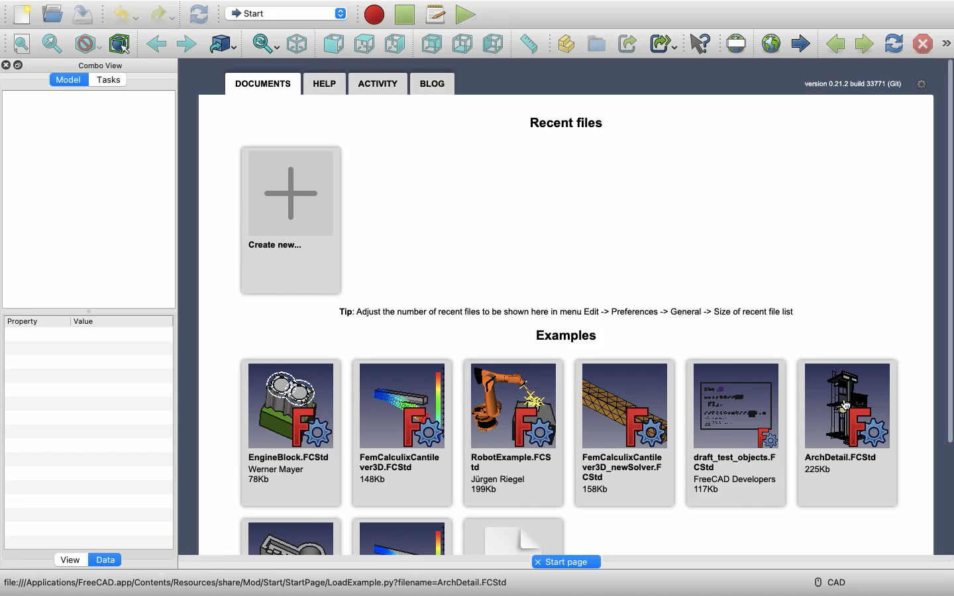 The image size is (954, 596). I want to click on Undo, so click(126, 15).